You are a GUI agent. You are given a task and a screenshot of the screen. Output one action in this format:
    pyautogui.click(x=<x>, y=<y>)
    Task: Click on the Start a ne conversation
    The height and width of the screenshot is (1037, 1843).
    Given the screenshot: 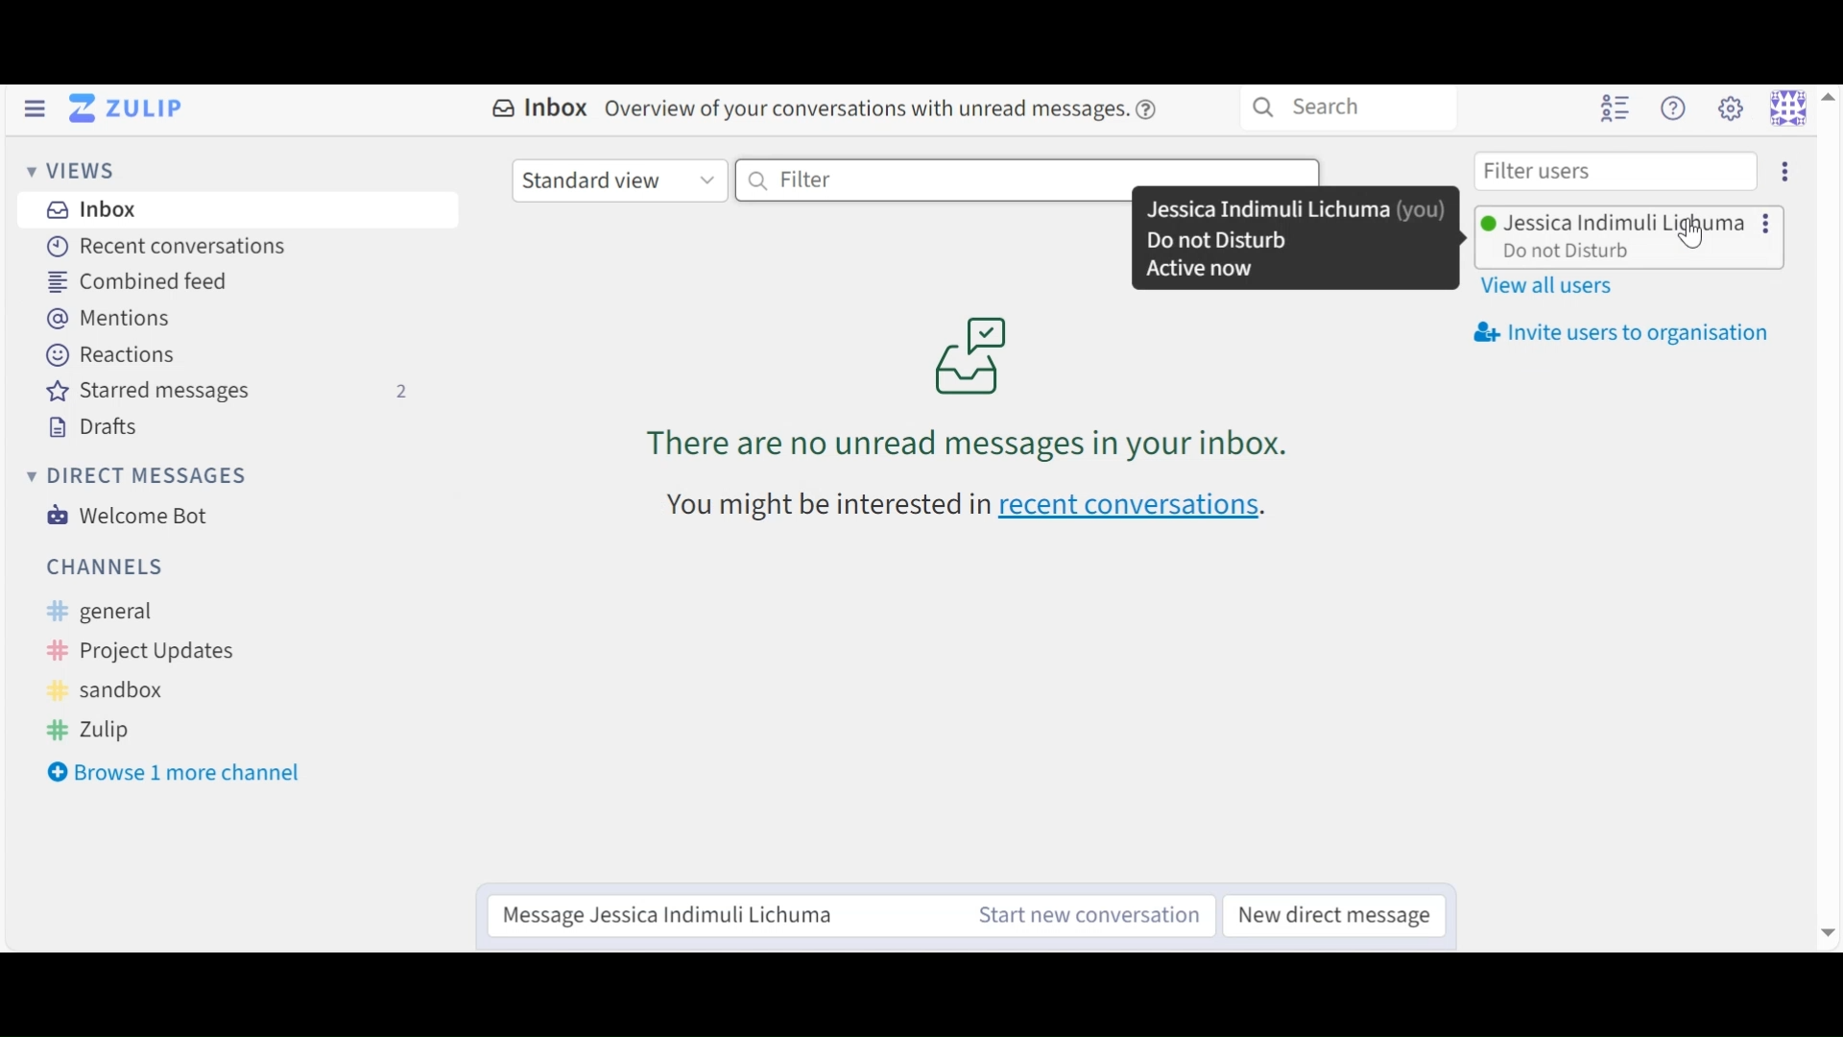 What is the action you would take?
    pyautogui.click(x=1087, y=915)
    